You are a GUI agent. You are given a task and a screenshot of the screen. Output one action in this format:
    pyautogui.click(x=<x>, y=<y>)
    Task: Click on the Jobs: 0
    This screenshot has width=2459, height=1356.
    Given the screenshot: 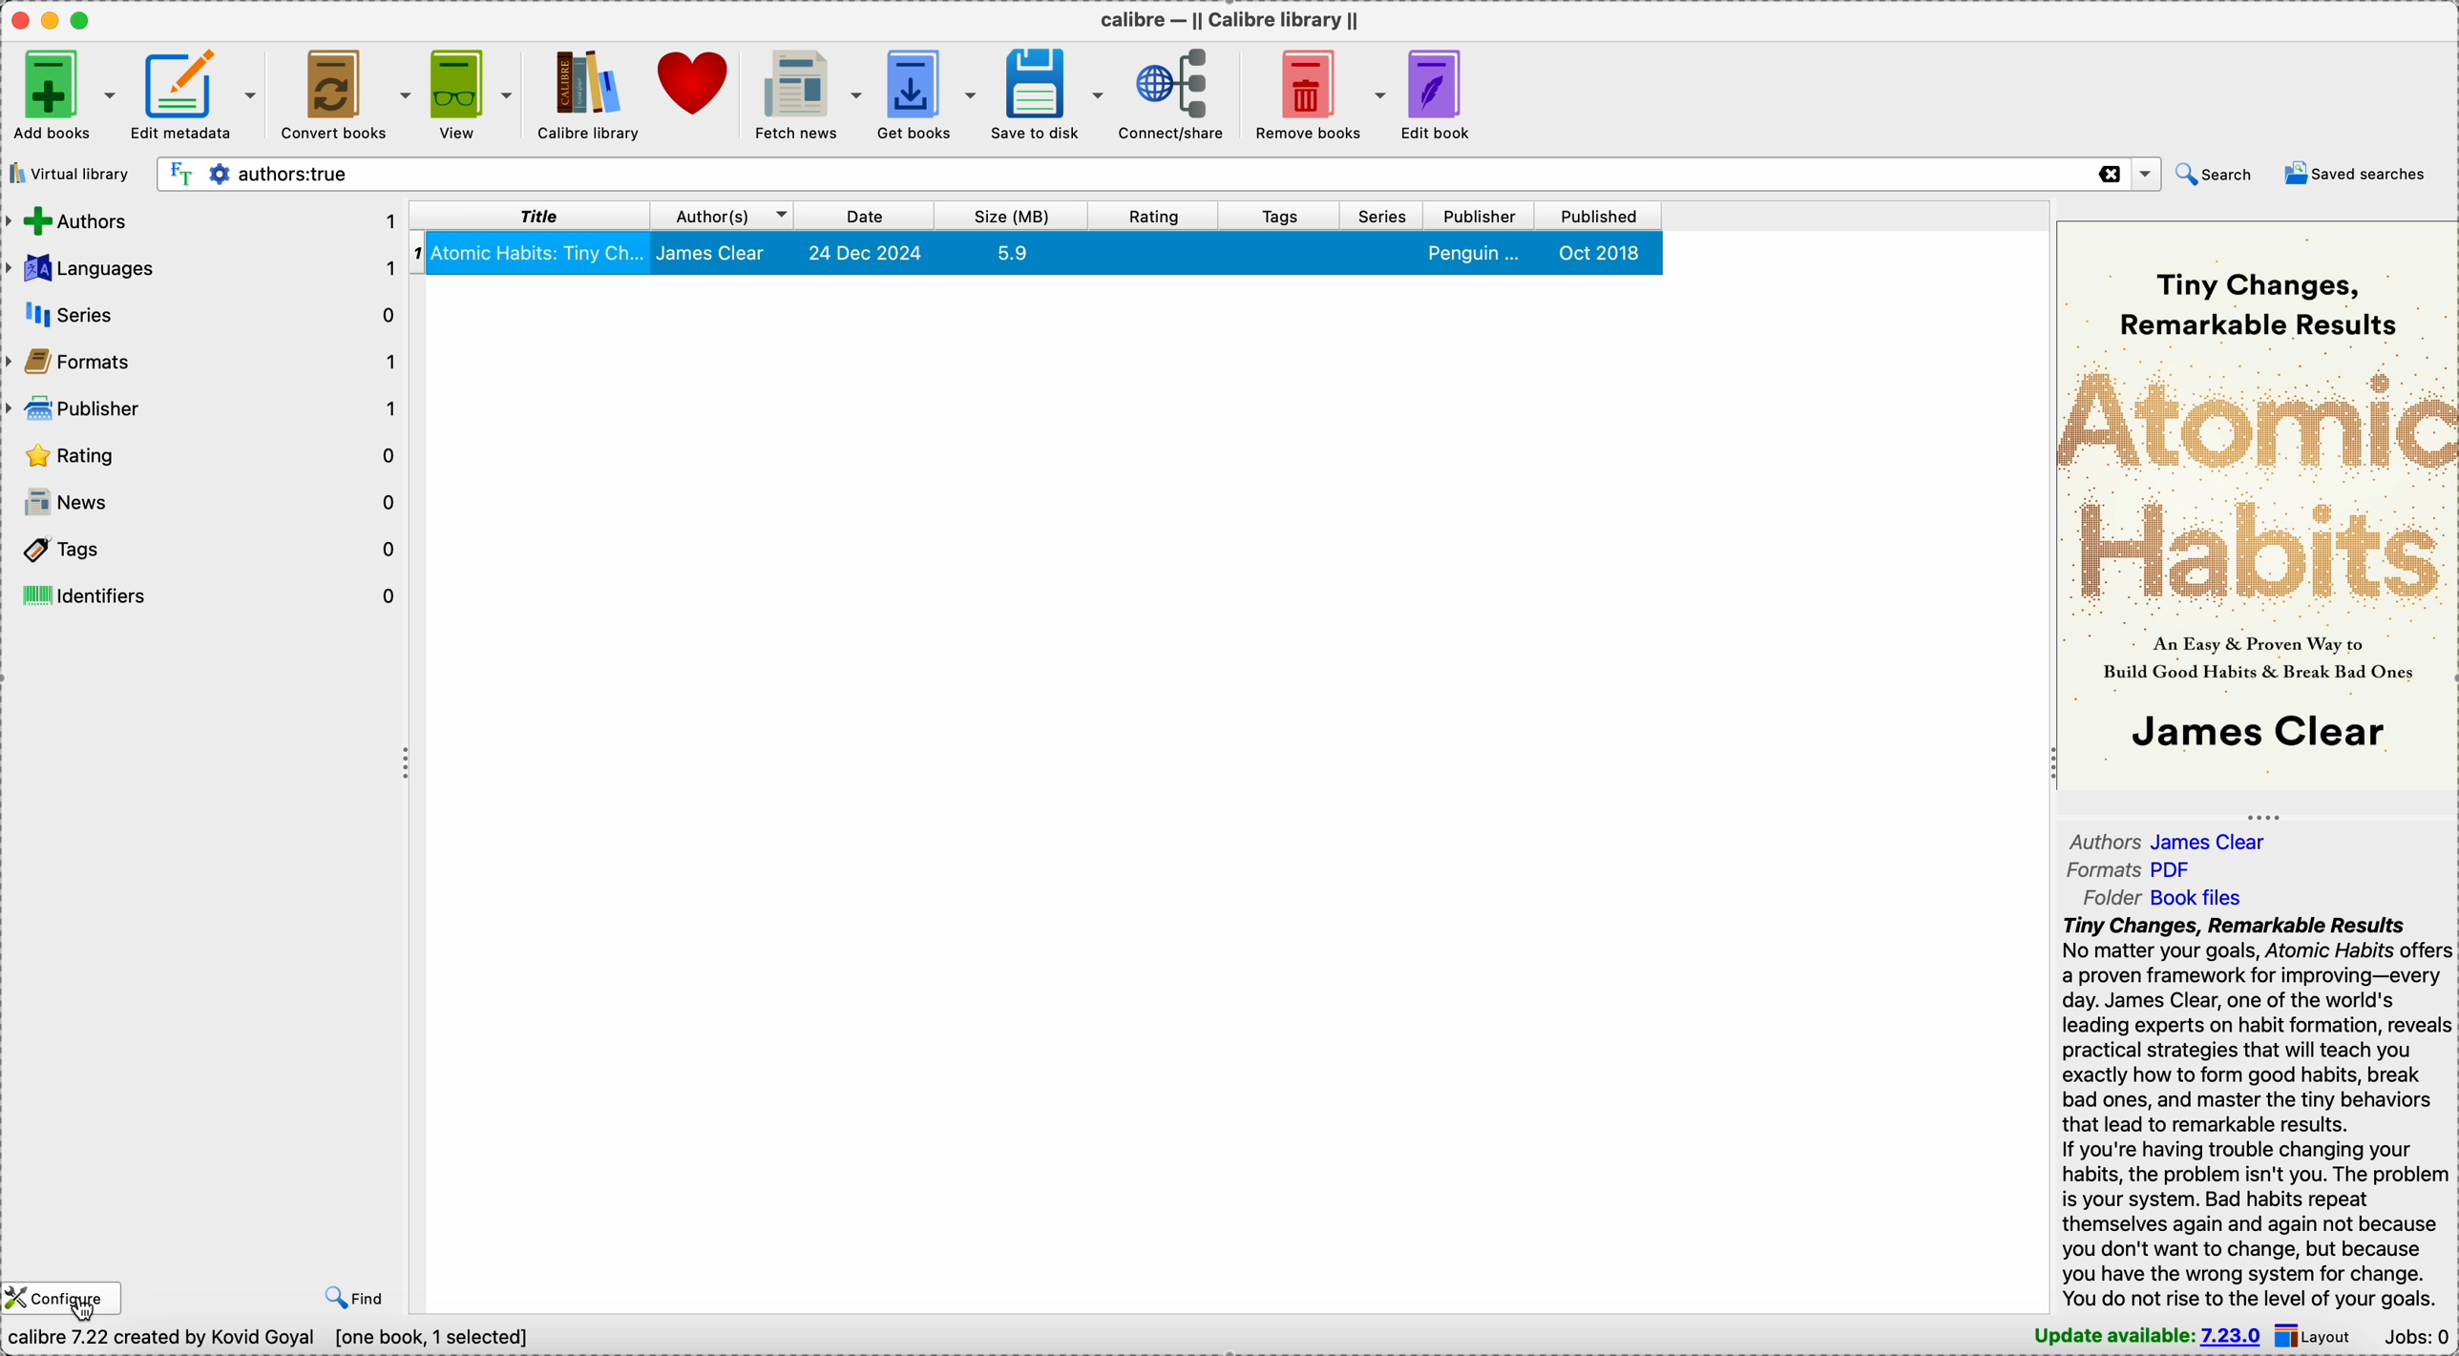 What is the action you would take?
    pyautogui.click(x=2416, y=1337)
    